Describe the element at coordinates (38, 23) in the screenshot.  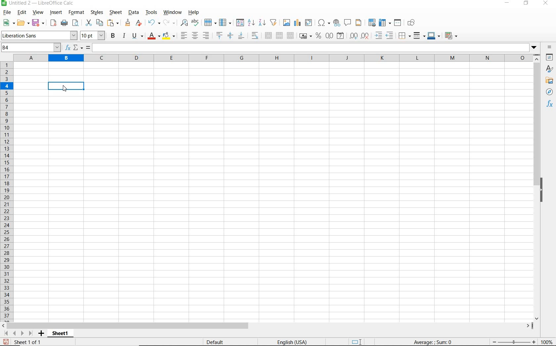
I see `save` at that location.